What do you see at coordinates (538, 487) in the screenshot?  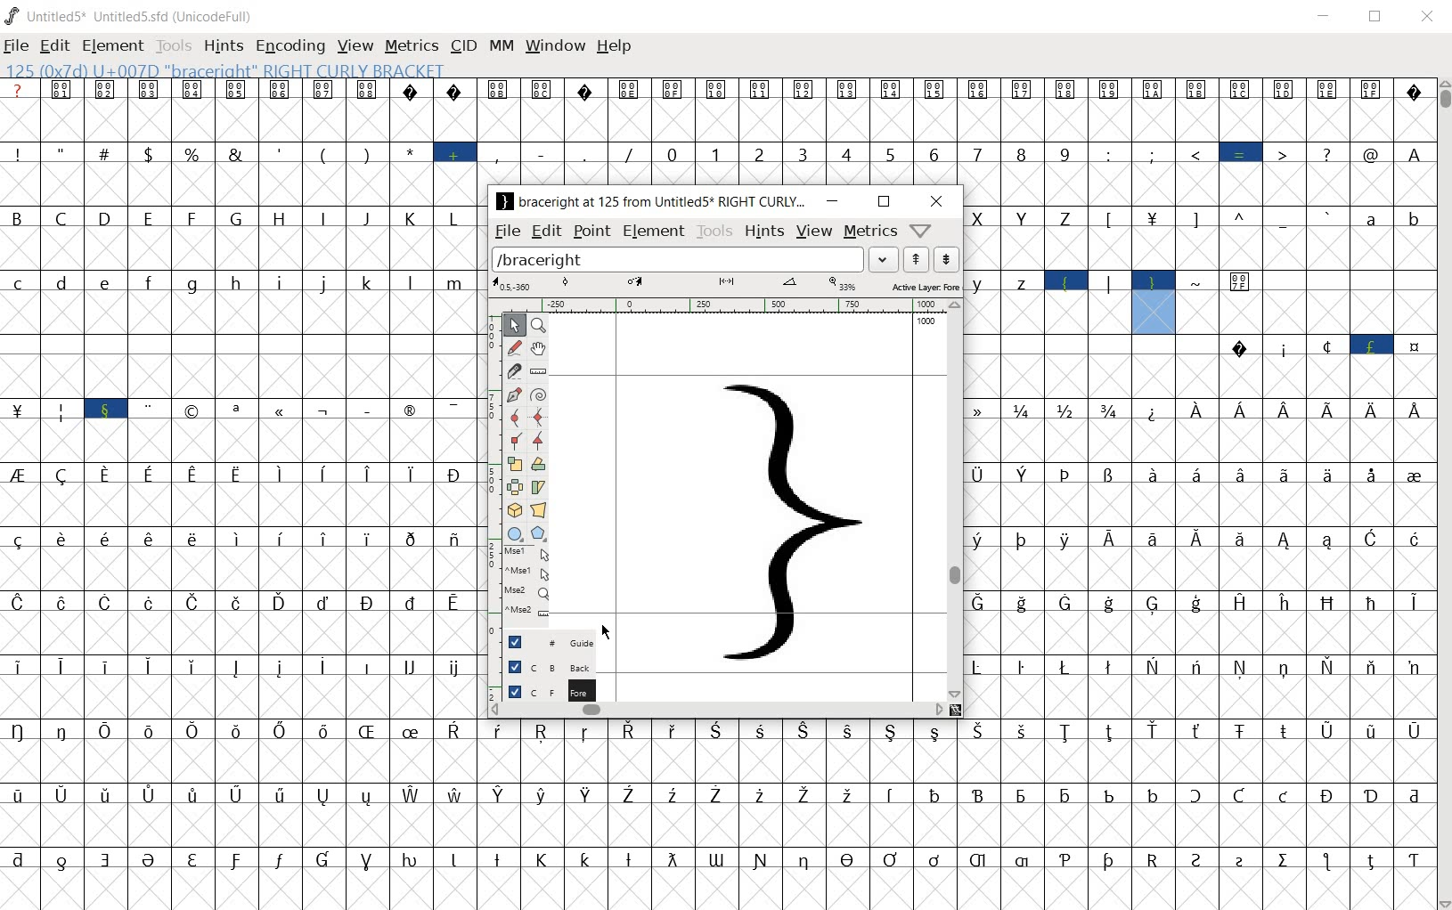 I see `Rotate the selection` at bounding box center [538, 487].